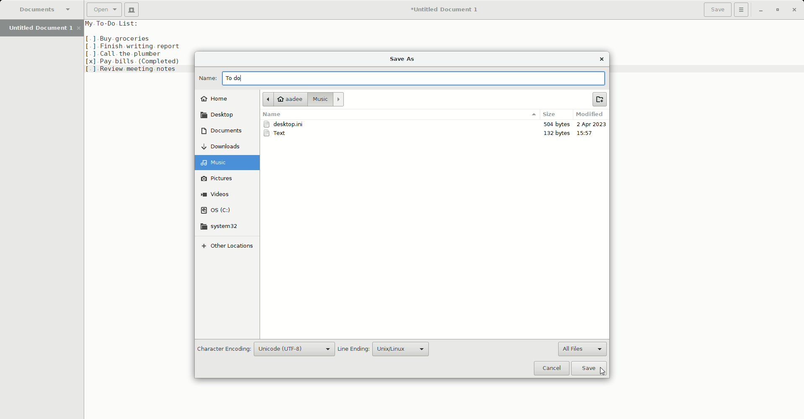  I want to click on Save, so click(591, 368).